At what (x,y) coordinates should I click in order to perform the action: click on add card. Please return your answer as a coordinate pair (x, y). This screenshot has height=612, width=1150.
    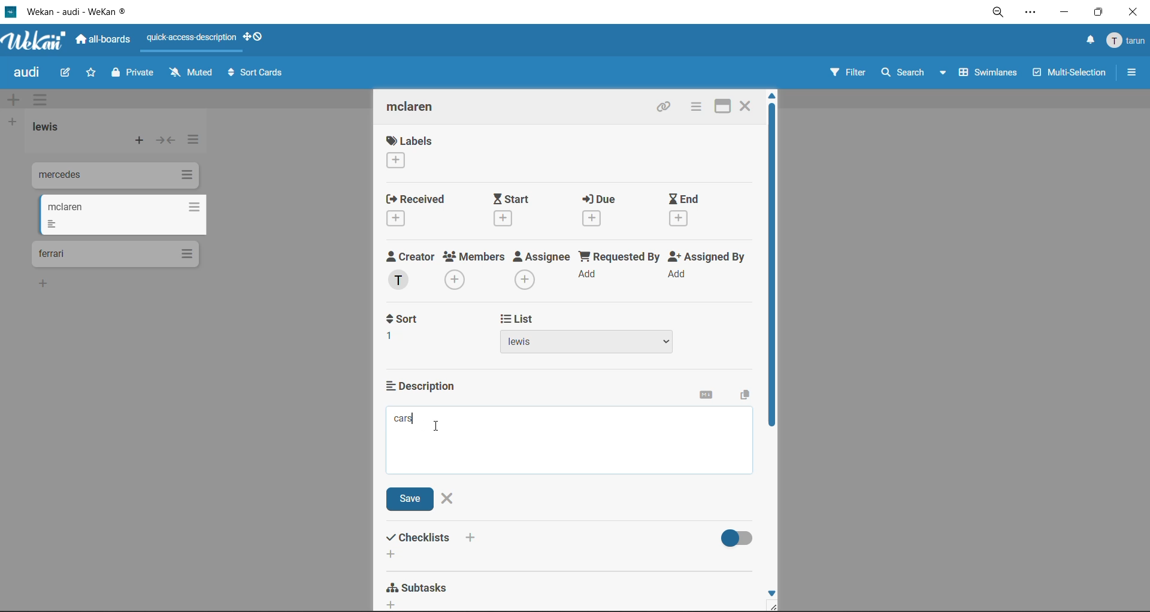
    Looking at the image, I should click on (140, 142).